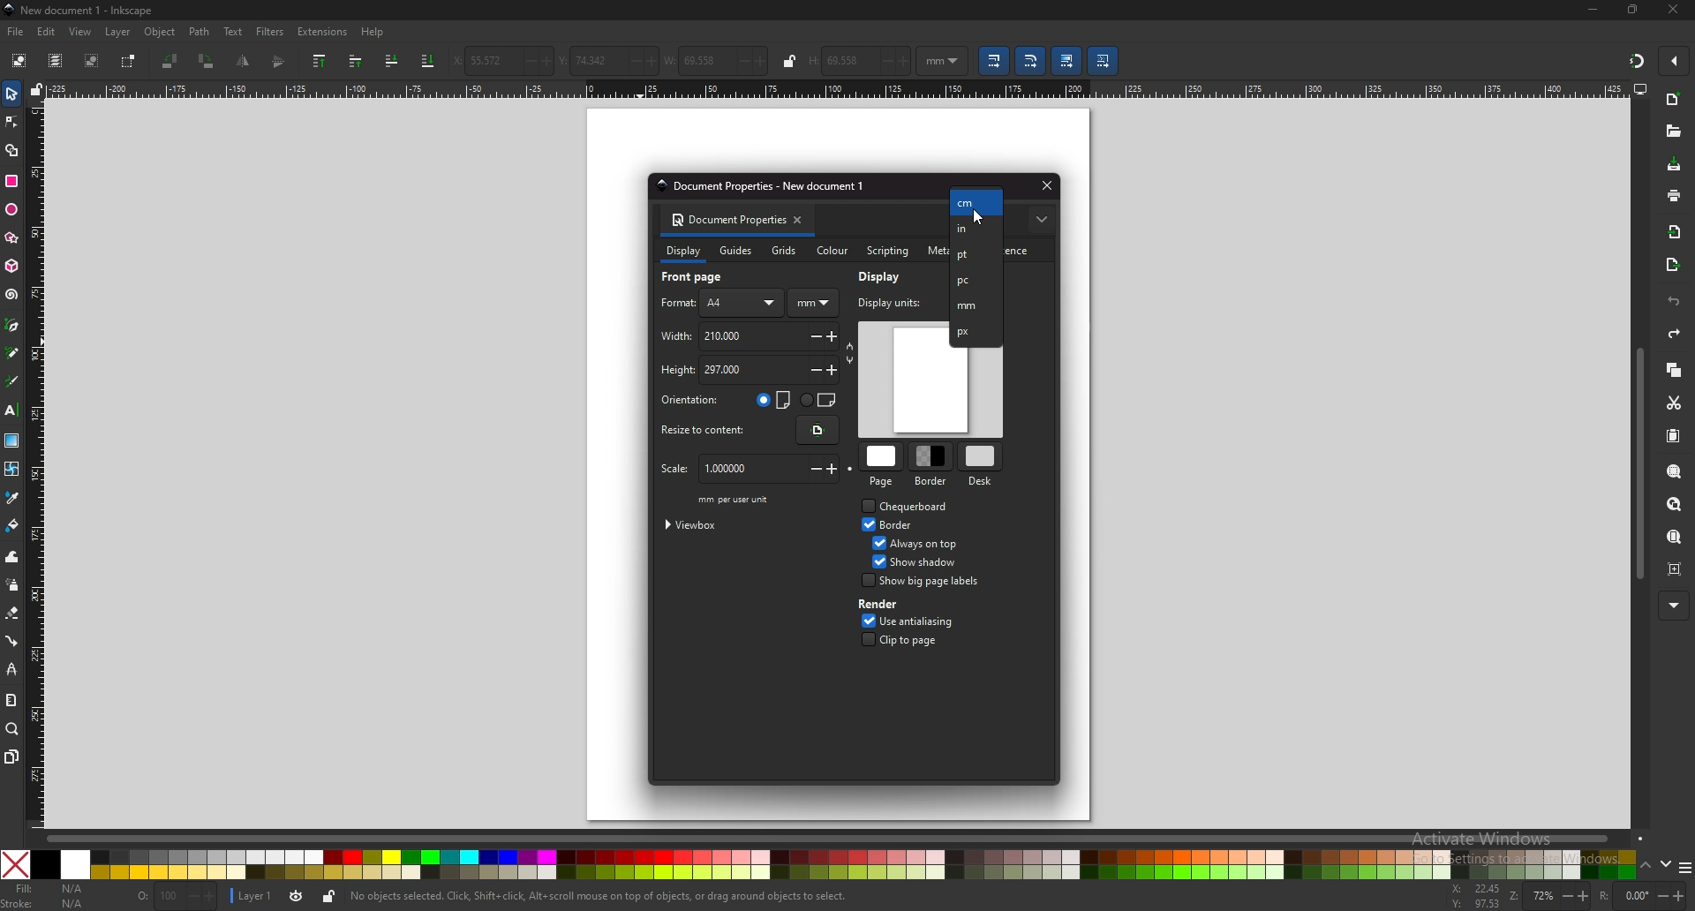  What do you see at coordinates (12, 409) in the screenshot?
I see `text` at bounding box center [12, 409].